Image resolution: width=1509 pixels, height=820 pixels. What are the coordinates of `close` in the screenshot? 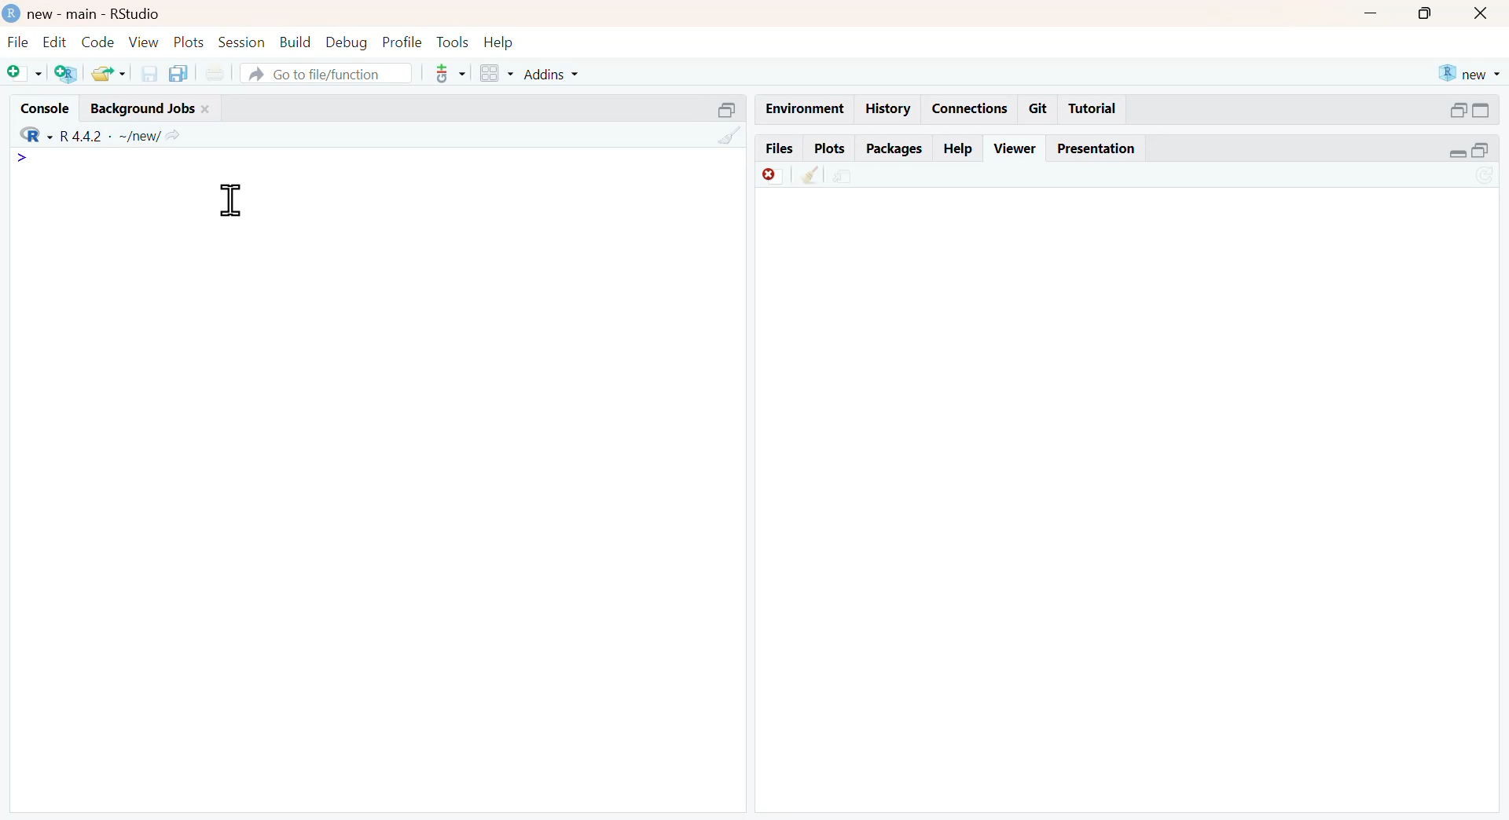 It's located at (207, 109).